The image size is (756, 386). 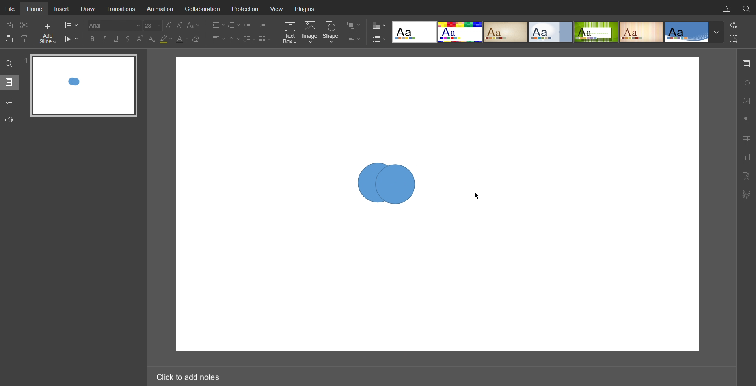 What do you see at coordinates (311, 33) in the screenshot?
I see `Image` at bounding box center [311, 33].